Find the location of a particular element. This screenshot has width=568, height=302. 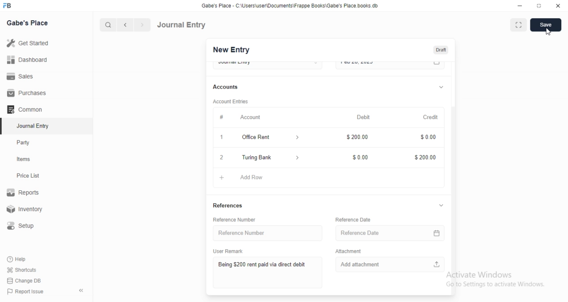

close is located at coordinates (558, 5).